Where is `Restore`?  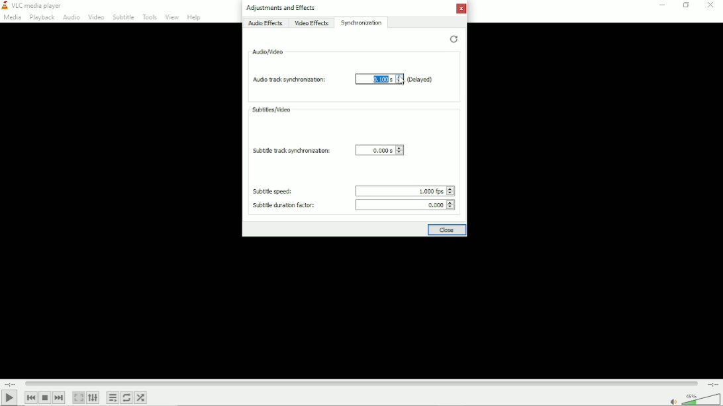 Restore is located at coordinates (454, 38).